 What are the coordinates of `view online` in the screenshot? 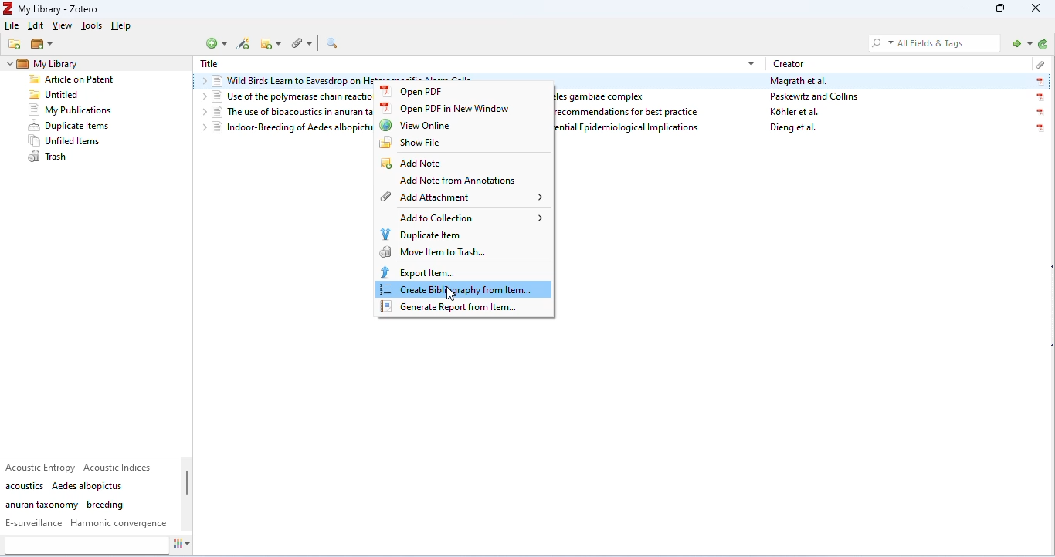 It's located at (416, 125).